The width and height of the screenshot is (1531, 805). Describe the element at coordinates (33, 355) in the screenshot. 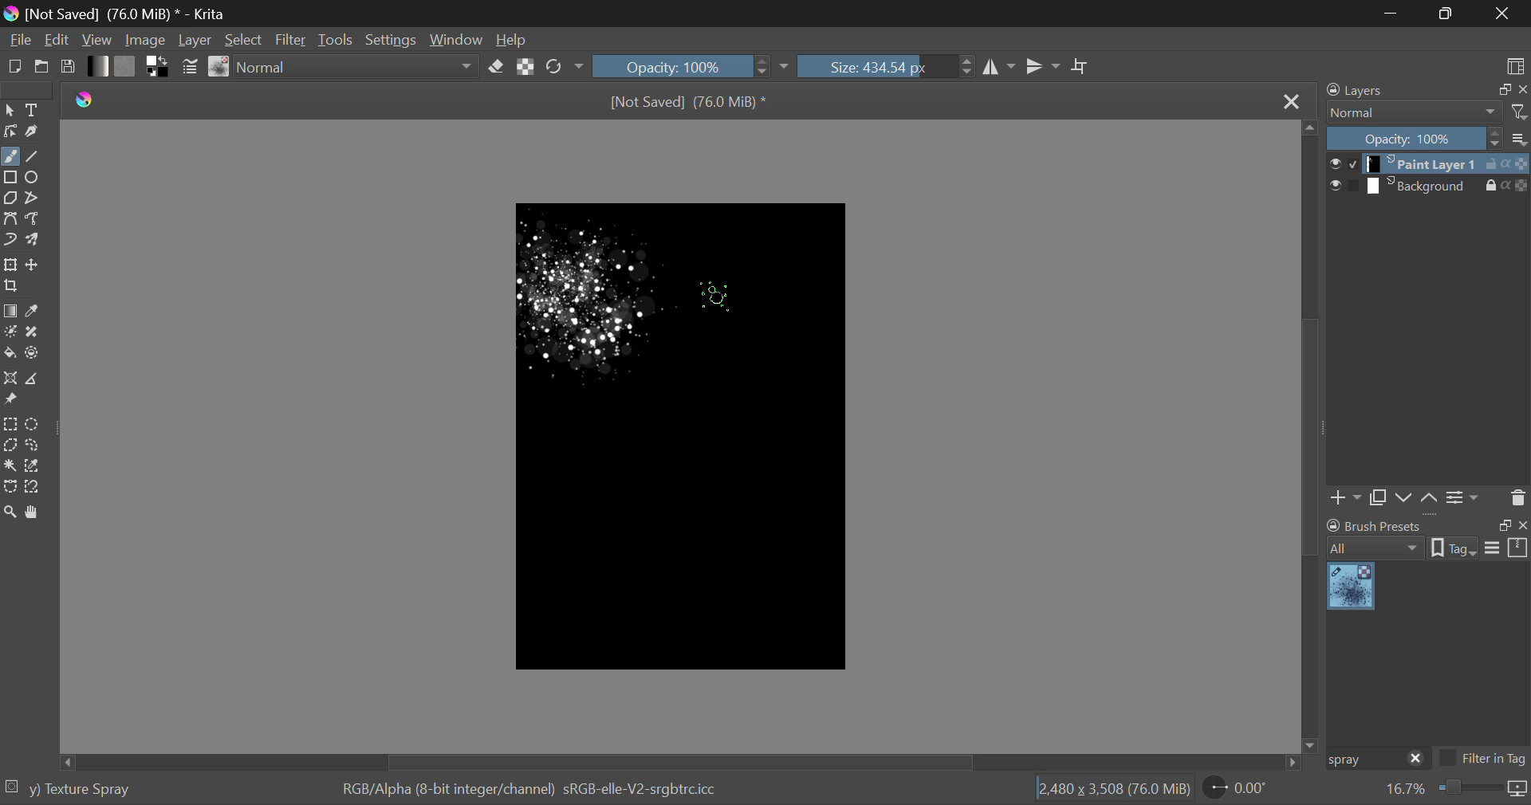

I see `Enclose and Fill` at that location.